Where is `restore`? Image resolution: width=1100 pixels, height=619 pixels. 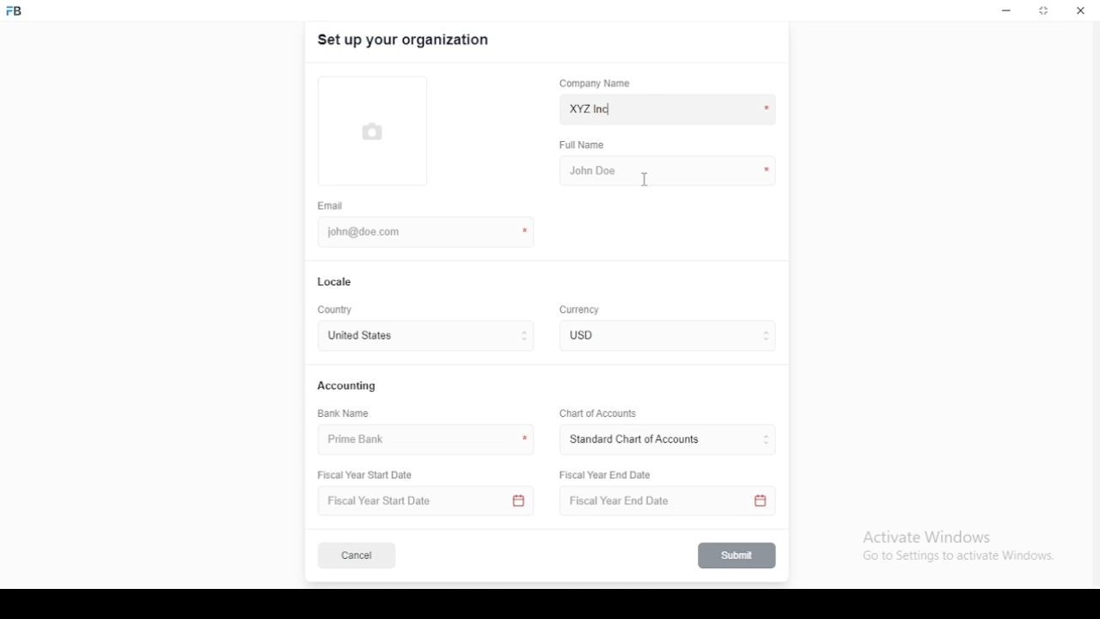 restore is located at coordinates (1045, 12).